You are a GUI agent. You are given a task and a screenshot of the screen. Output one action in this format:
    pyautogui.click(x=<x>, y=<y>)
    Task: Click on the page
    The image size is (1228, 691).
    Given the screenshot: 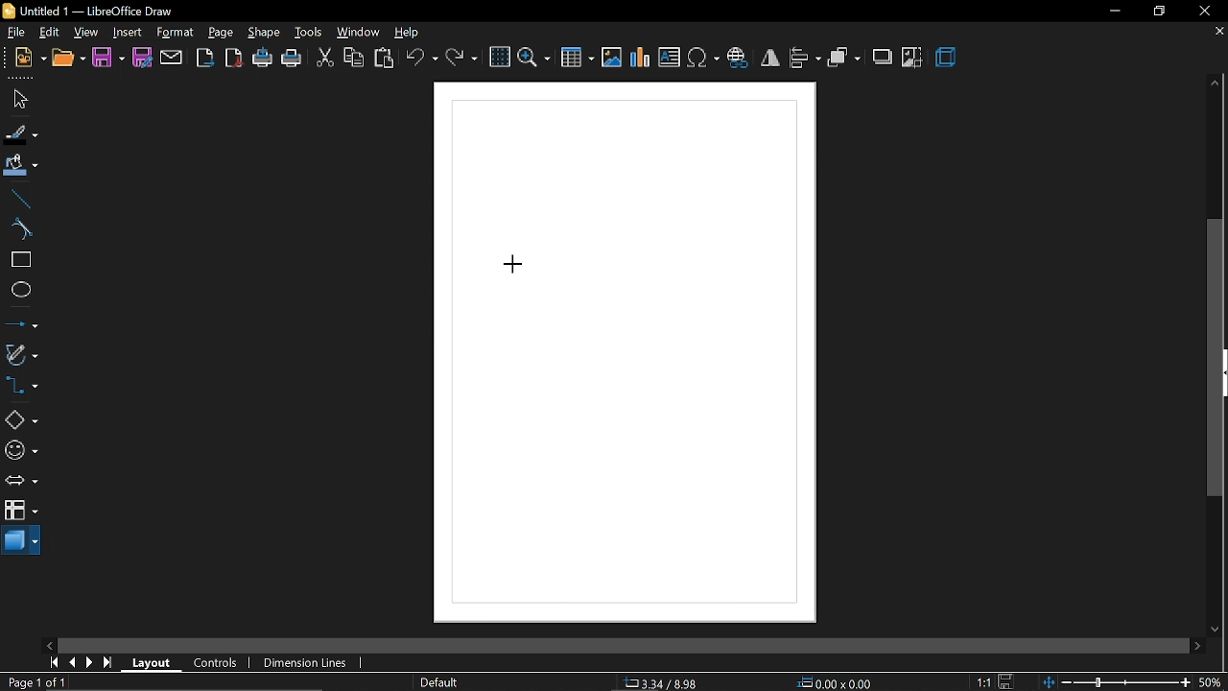 What is the action you would take?
    pyautogui.click(x=223, y=35)
    